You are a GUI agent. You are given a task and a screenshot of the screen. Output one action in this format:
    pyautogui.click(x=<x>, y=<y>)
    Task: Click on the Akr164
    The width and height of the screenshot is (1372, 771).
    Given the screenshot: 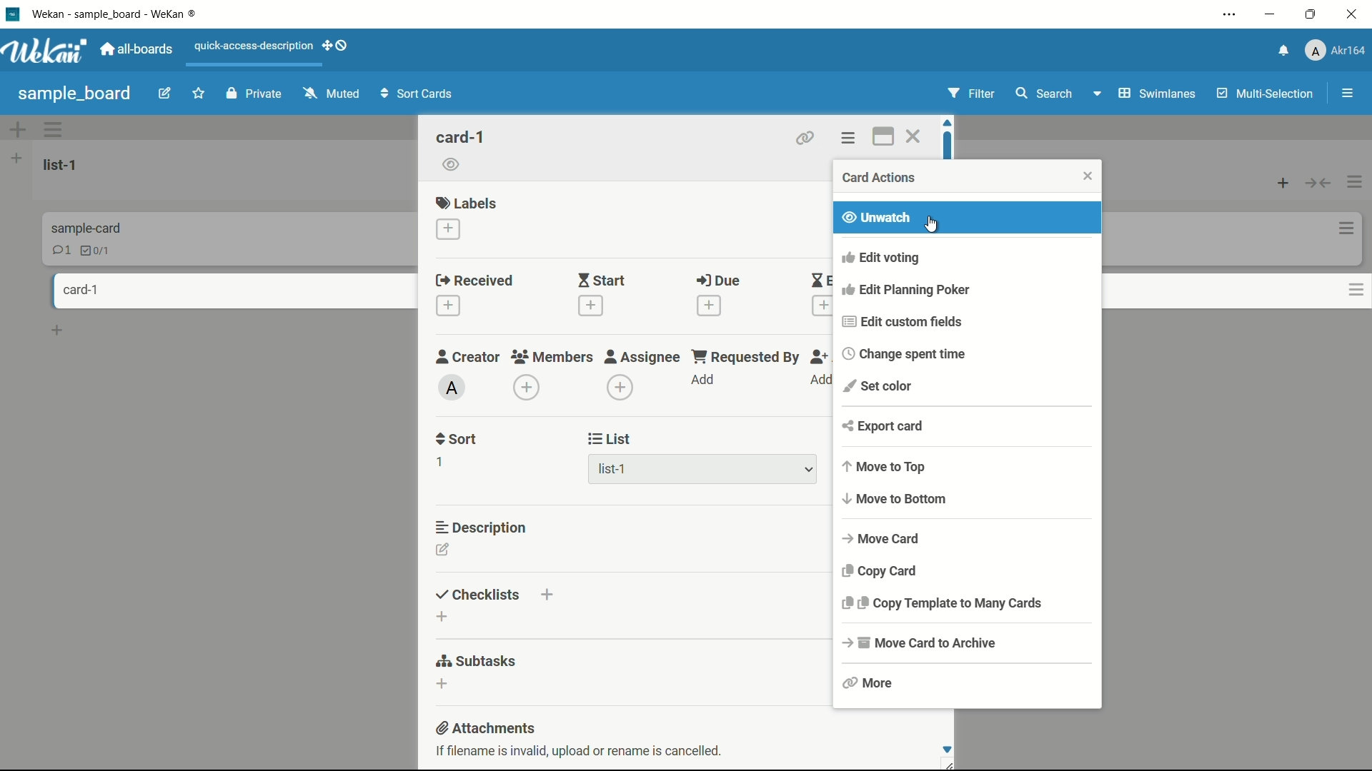 What is the action you would take?
    pyautogui.click(x=1338, y=50)
    